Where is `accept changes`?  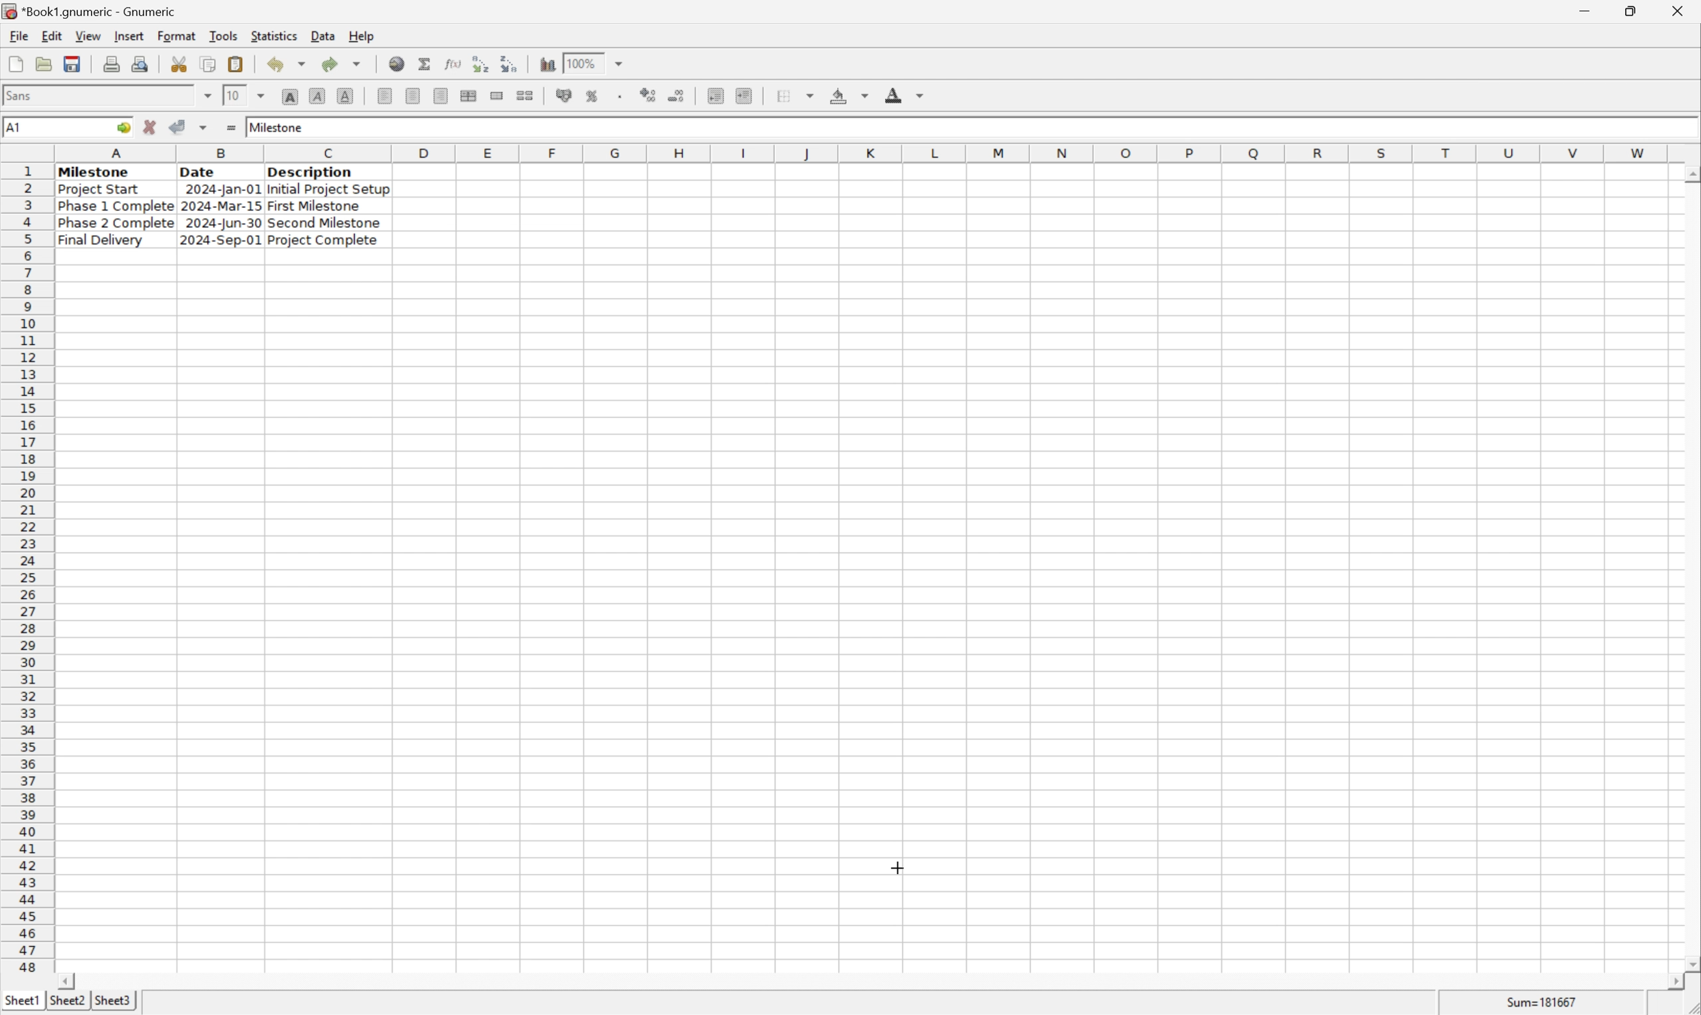 accept changes is located at coordinates (182, 126).